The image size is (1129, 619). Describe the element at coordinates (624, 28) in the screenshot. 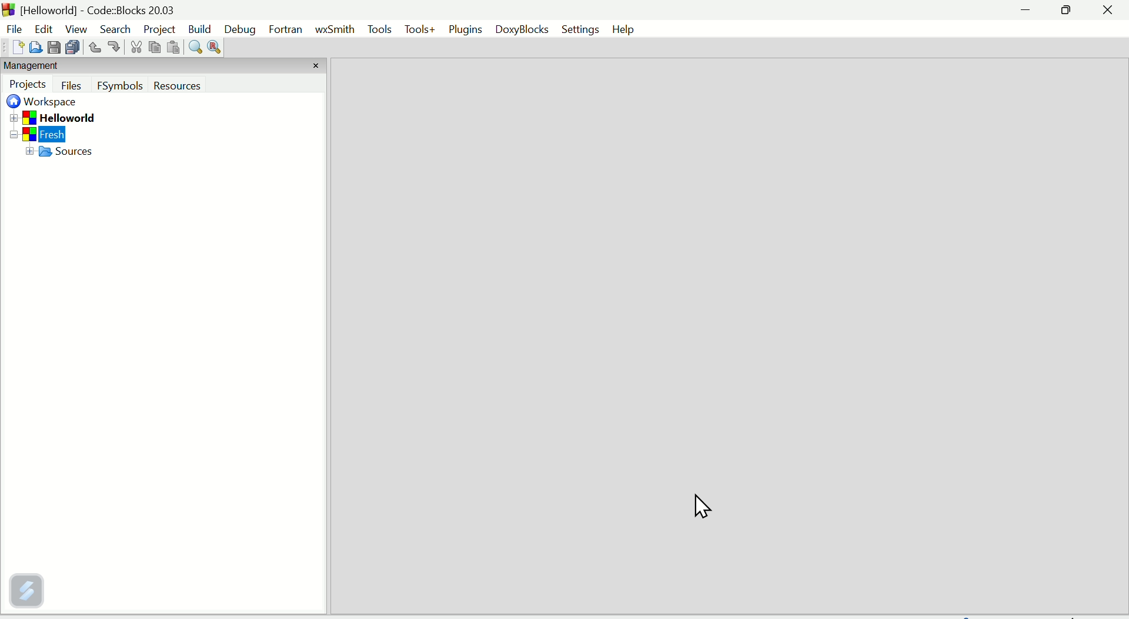

I see `Help` at that location.